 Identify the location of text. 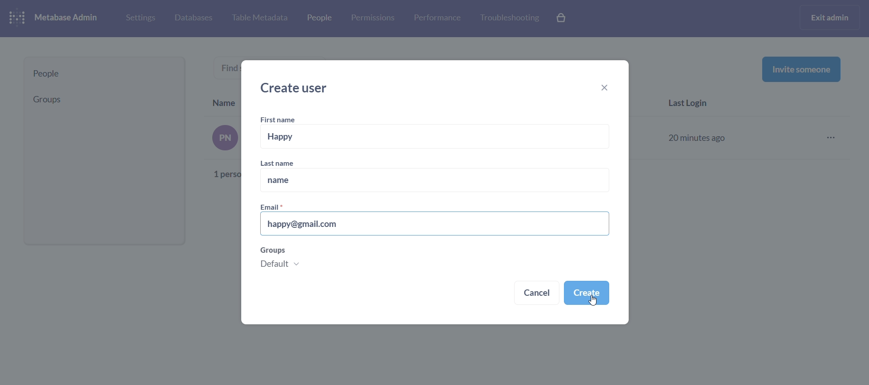
(222, 153).